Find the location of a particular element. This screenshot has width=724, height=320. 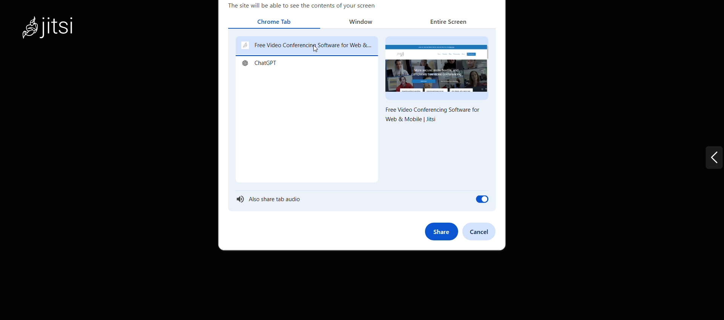

Entire Screen Tab is located at coordinates (446, 23).